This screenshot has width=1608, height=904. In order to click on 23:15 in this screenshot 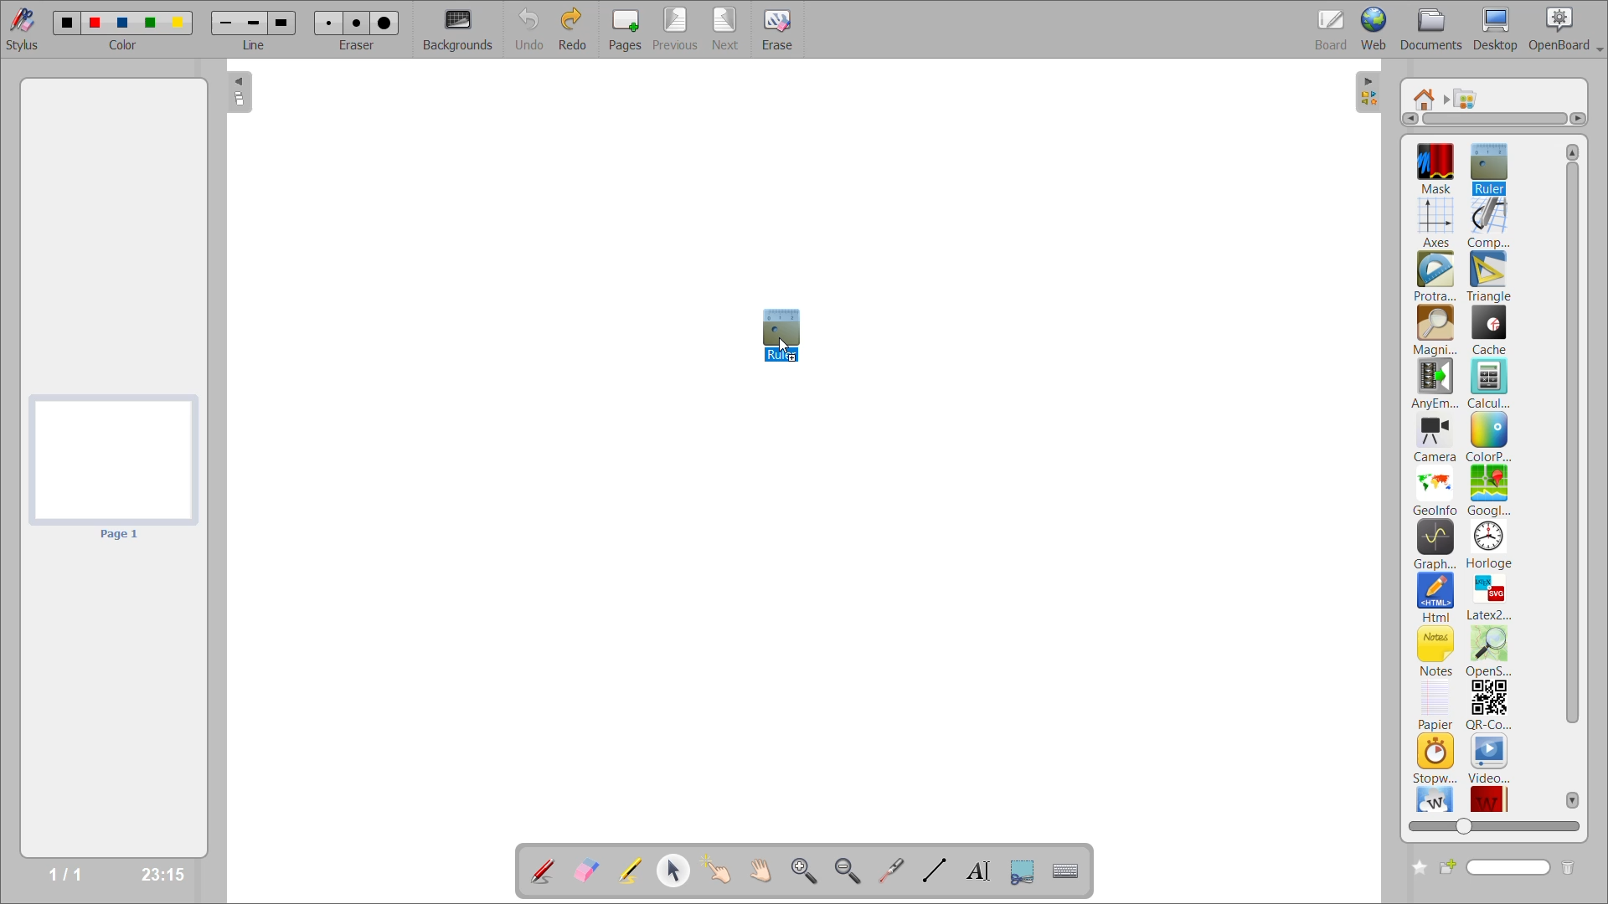, I will do `click(161, 873)`.